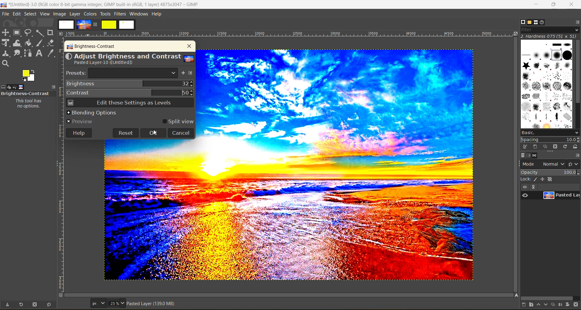 This screenshot has width=581, height=310. I want to click on filter, so click(550, 30).